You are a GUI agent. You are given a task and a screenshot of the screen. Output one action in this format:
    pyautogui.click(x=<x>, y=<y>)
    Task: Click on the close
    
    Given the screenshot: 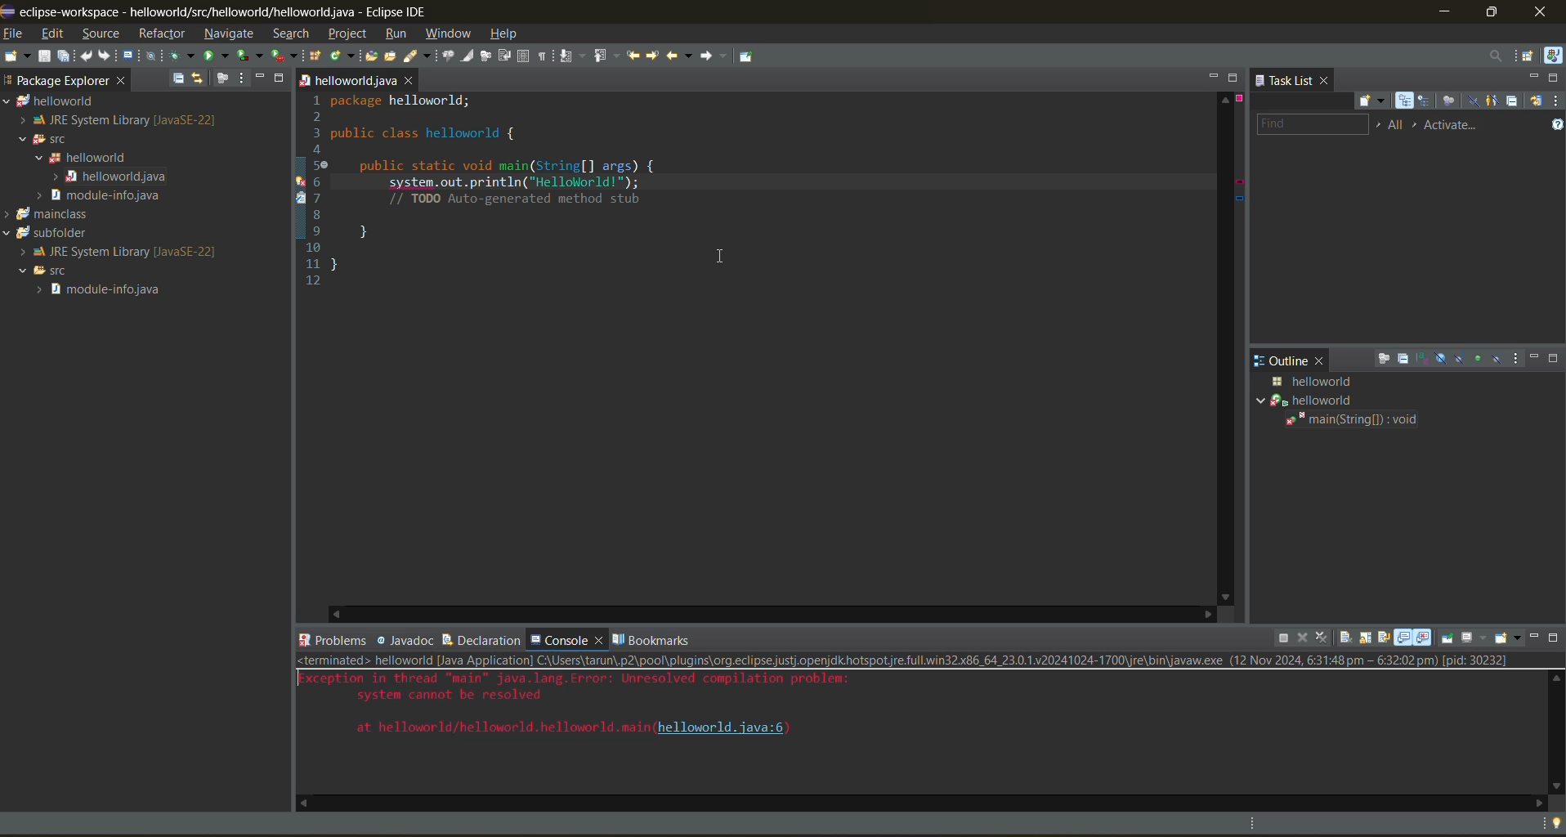 What is the action you would take?
    pyautogui.click(x=1327, y=81)
    